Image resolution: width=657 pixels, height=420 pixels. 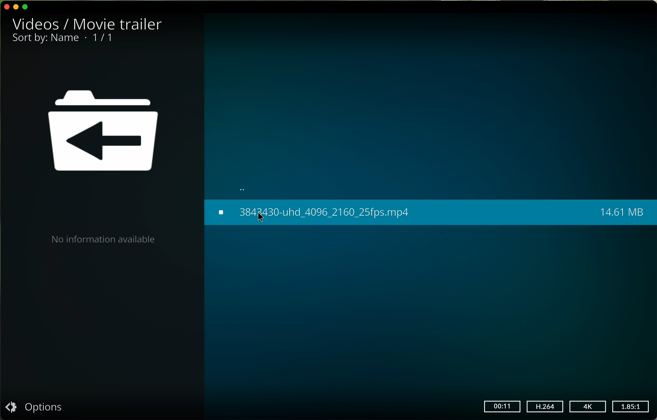 I want to click on cursor, so click(x=262, y=218).